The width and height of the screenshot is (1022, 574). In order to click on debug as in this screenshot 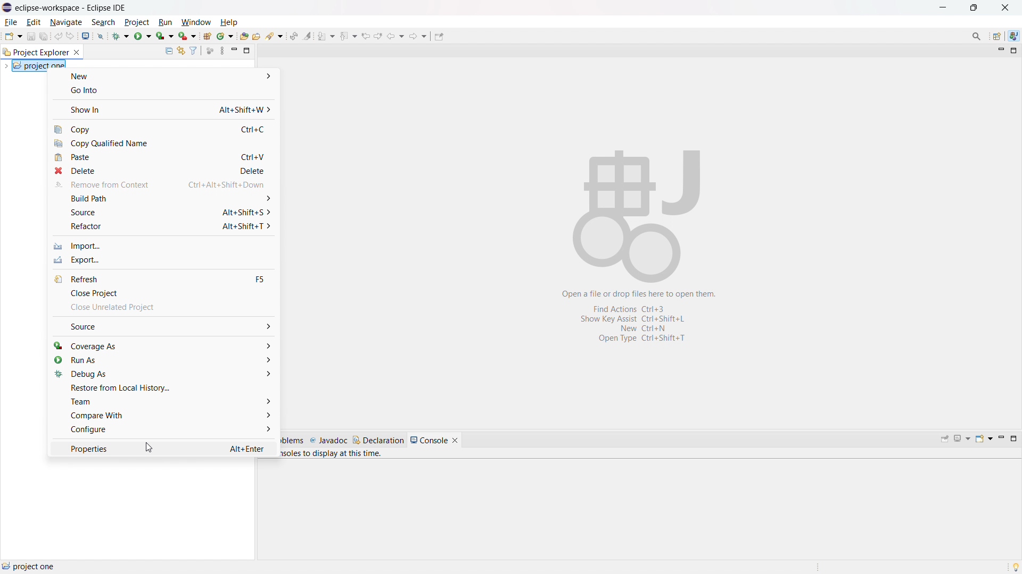, I will do `click(162, 374)`.